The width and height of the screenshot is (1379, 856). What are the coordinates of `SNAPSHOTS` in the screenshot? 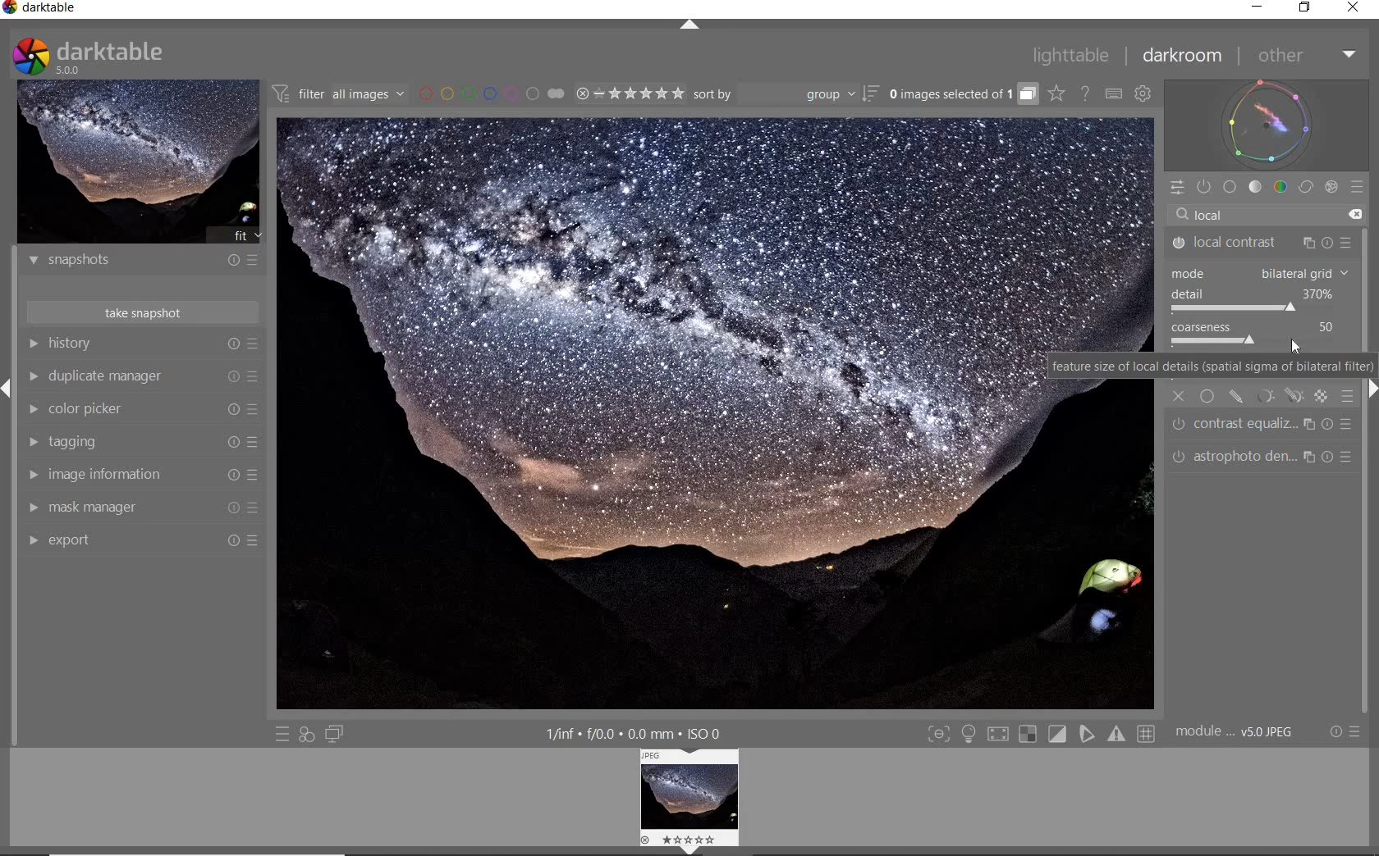 It's located at (120, 261).